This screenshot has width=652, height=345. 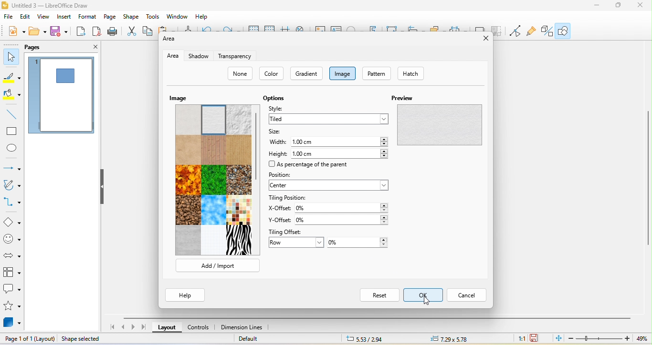 What do you see at coordinates (13, 322) in the screenshot?
I see `3d object` at bounding box center [13, 322].